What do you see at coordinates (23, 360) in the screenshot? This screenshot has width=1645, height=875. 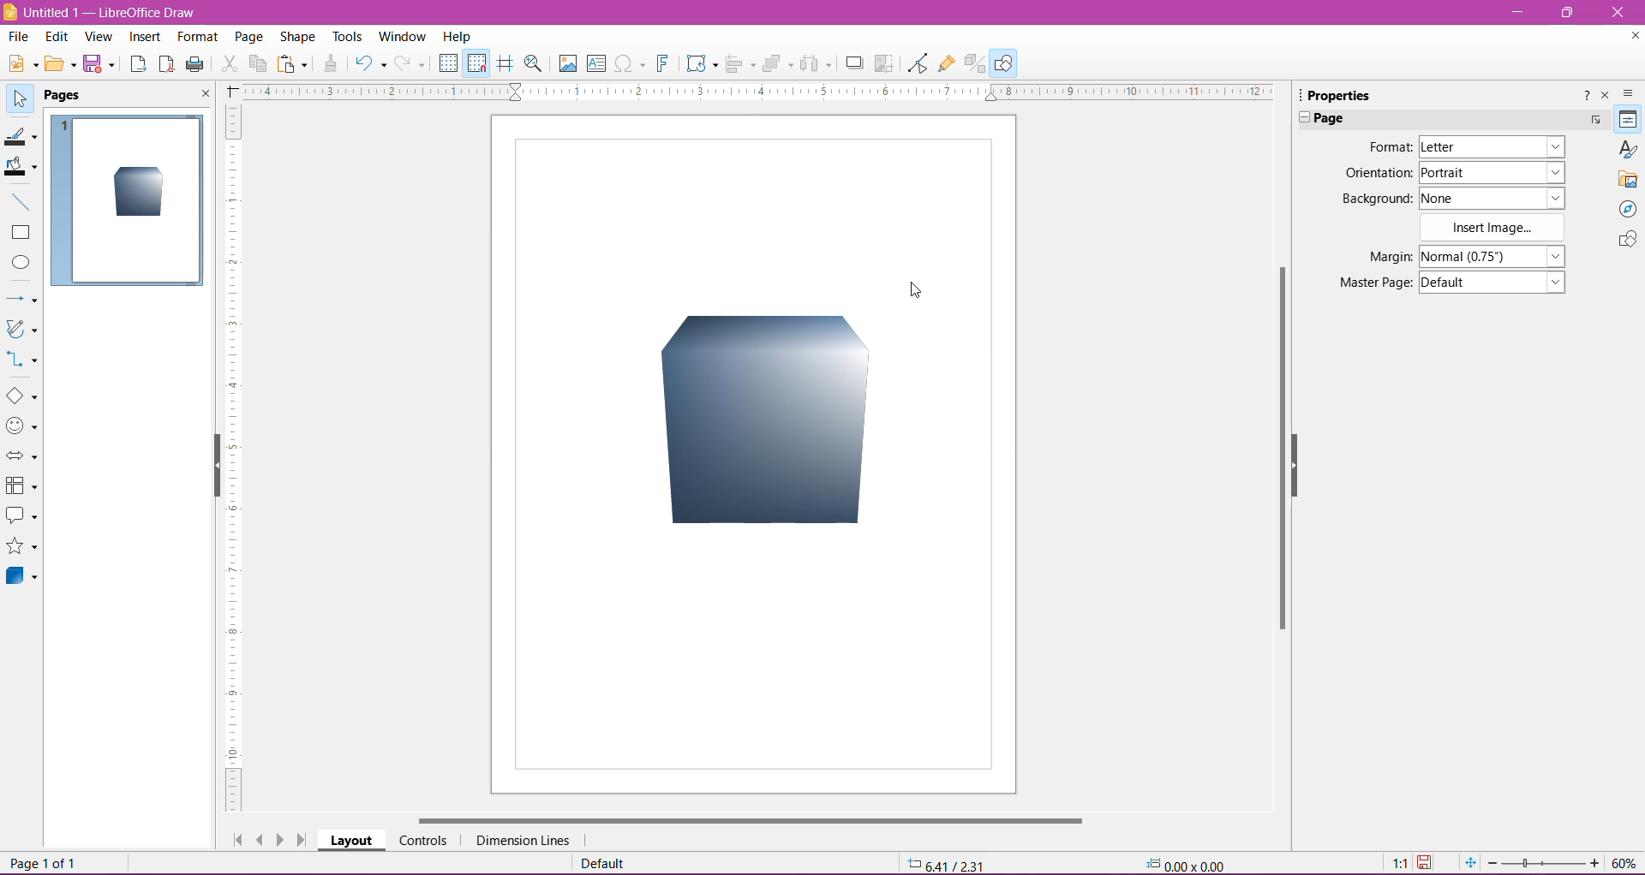 I see `Connectors` at bounding box center [23, 360].